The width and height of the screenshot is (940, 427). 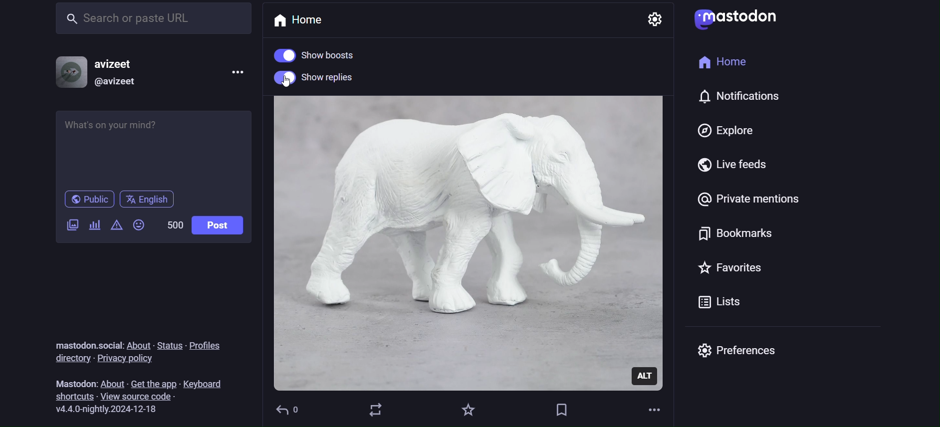 I want to click on home, so click(x=307, y=19).